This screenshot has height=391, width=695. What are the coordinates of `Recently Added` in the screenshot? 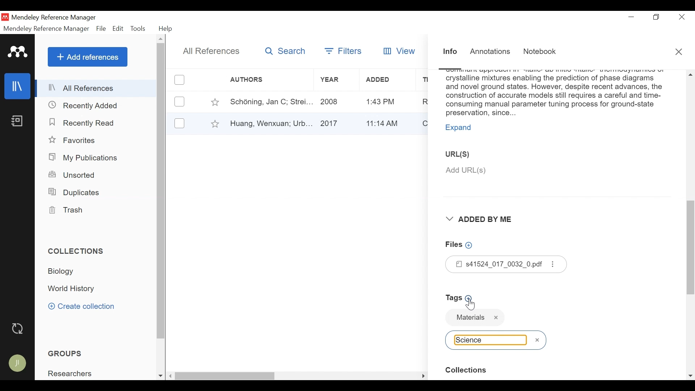 It's located at (84, 106).